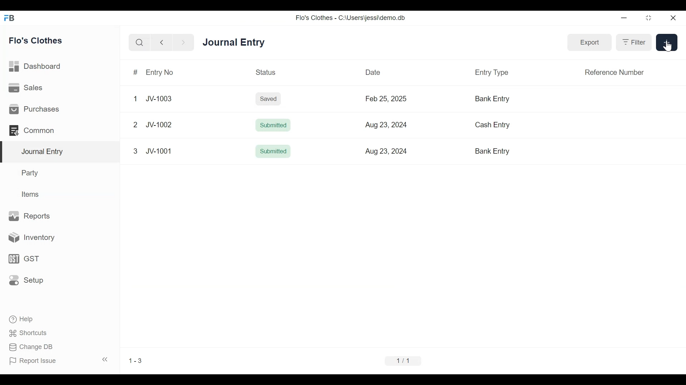 The height and width of the screenshot is (385, 686). I want to click on Frappe Books Desktop Icon, so click(10, 18).